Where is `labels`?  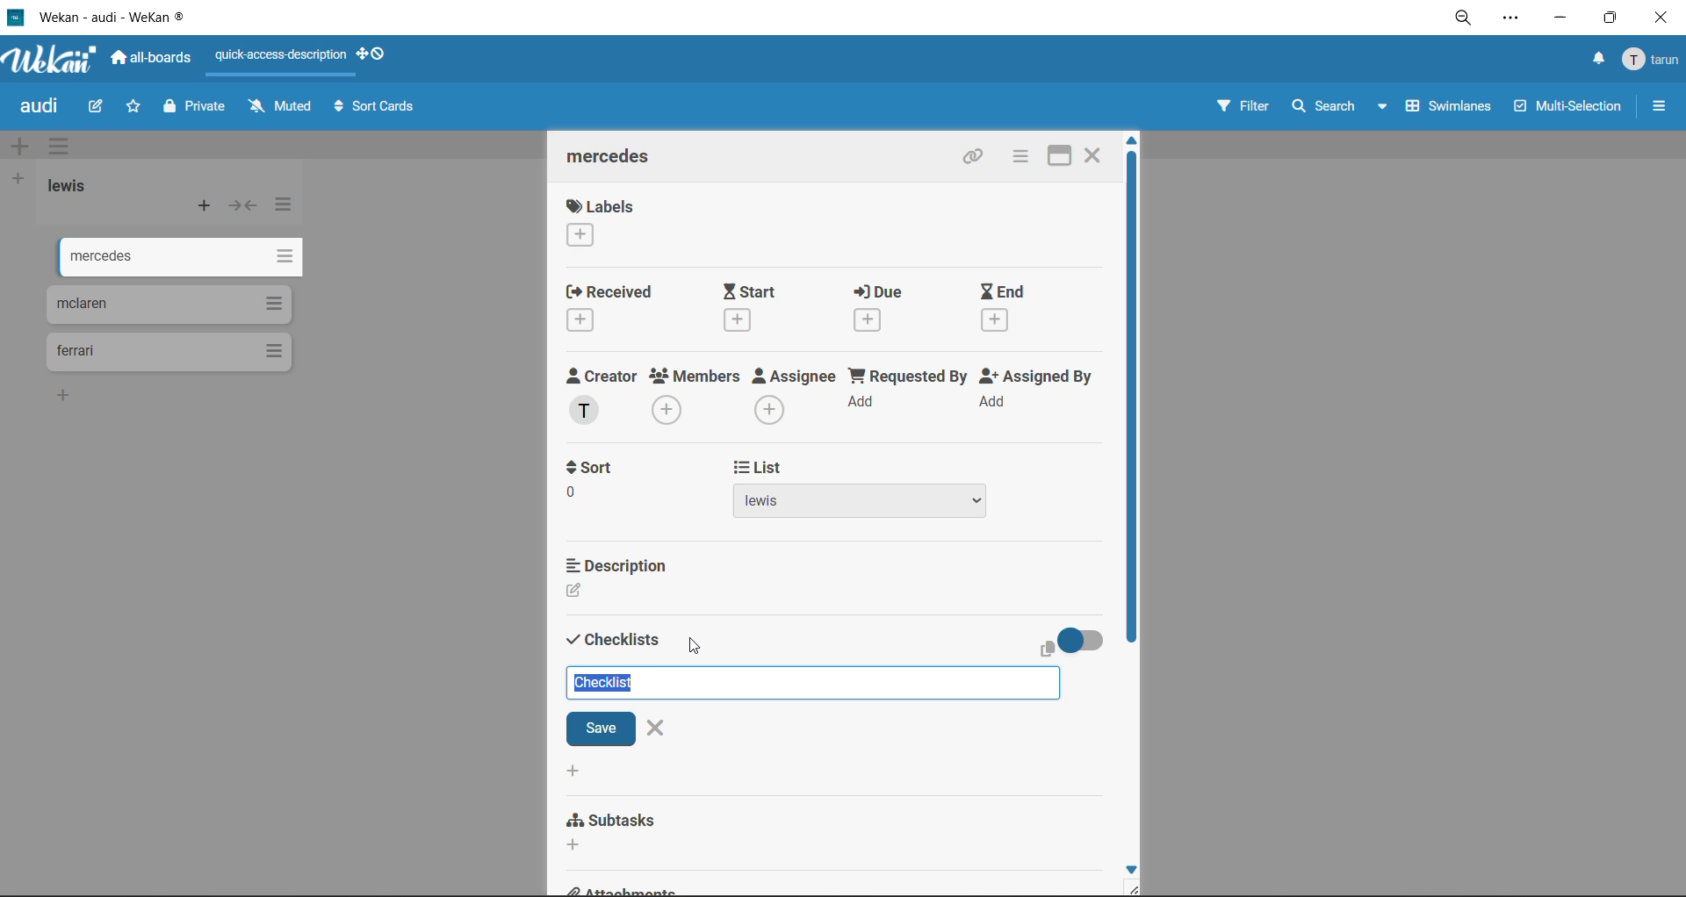
labels is located at coordinates (600, 226).